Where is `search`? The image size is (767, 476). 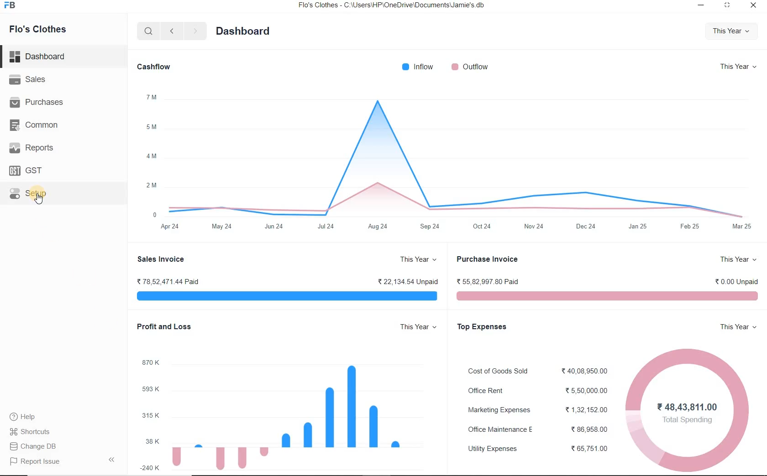 search is located at coordinates (149, 32).